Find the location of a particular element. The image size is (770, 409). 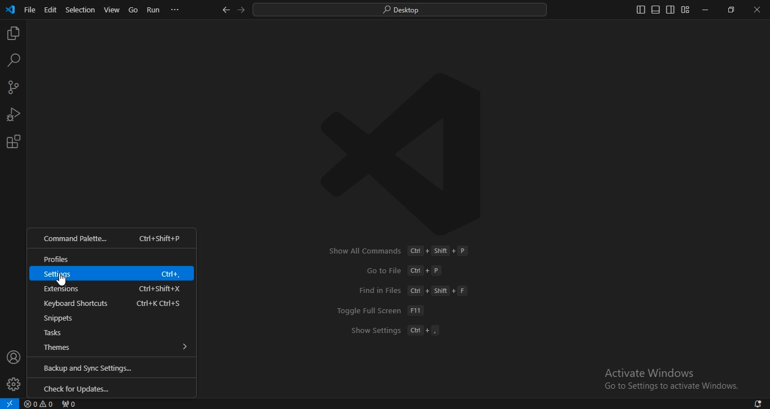

no problems is located at coordinates (39, 403).